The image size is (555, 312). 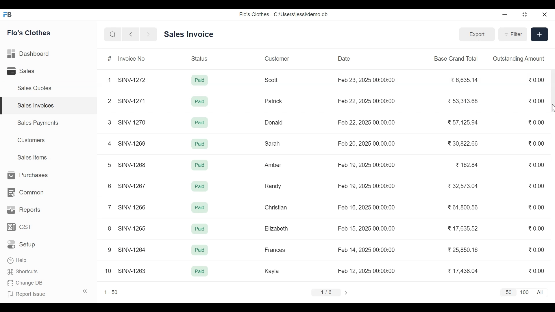 What do you see at coordinates (367, 228) in the screenshot?
I see `Feb 15, 2025 00:00:00` at bounding box center [367, 228].